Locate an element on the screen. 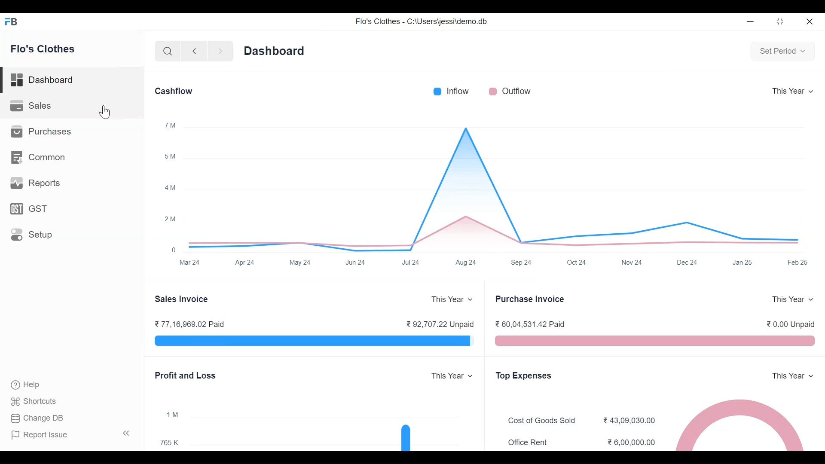  Setup is located at coordinates (32, 234).